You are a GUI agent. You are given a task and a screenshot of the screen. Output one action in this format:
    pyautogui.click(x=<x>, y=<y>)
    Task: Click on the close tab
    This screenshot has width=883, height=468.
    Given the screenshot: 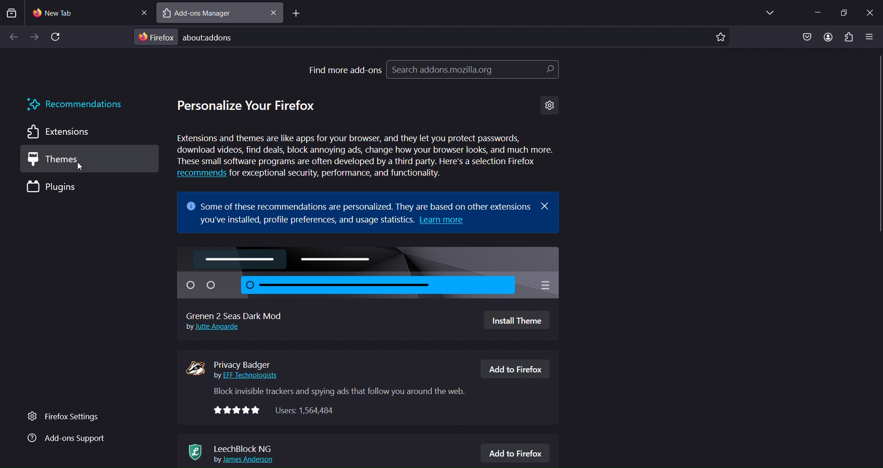 What is the action you would take?
    pyautogui.click(x=274, y=13)
    